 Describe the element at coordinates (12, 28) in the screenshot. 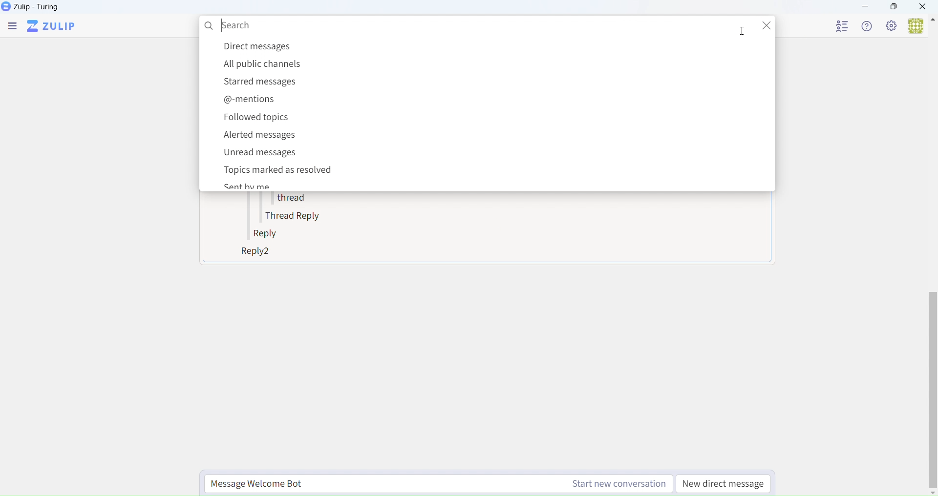

I see `Menu Bar` at that location.